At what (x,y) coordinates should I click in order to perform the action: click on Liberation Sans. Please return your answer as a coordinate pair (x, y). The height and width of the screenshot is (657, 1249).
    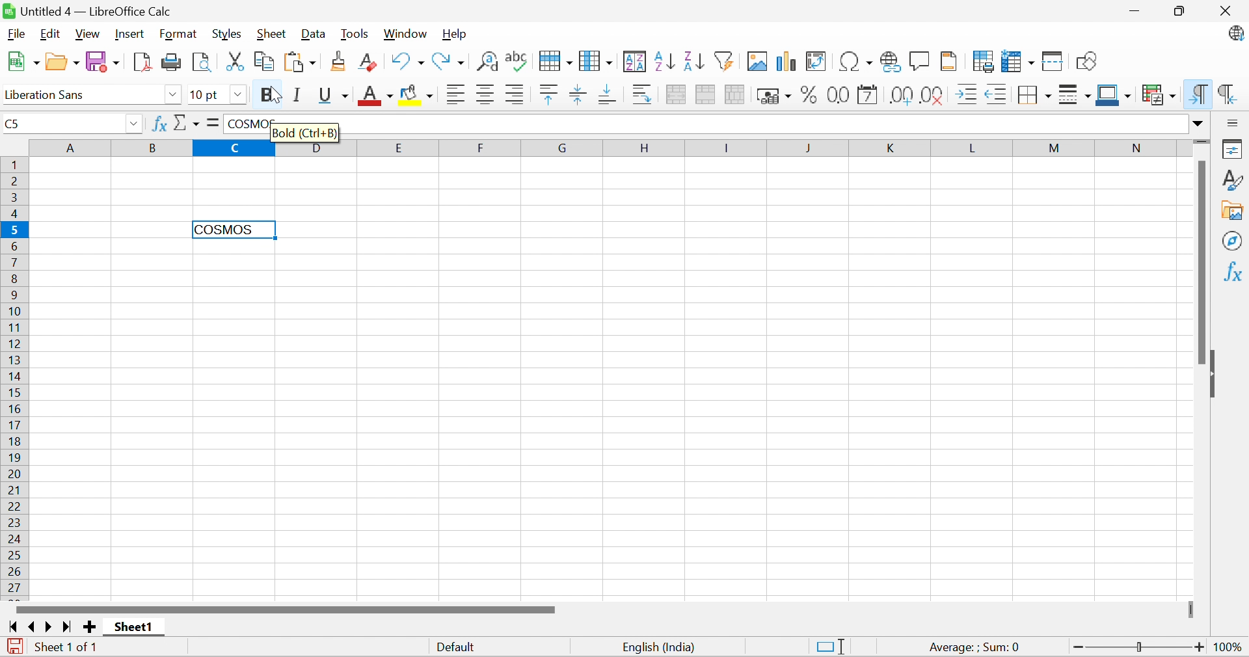
    Looking at the image, I should click on (53, 95).